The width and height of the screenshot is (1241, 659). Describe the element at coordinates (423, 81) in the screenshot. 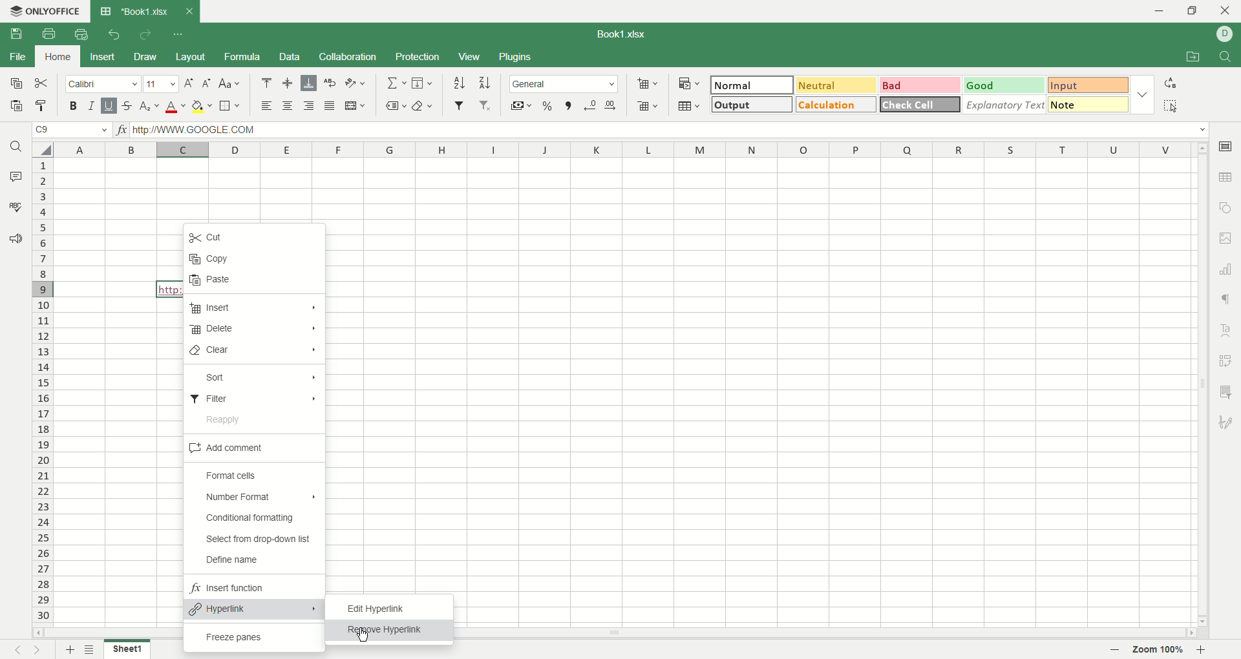

I see `fill` at that location.